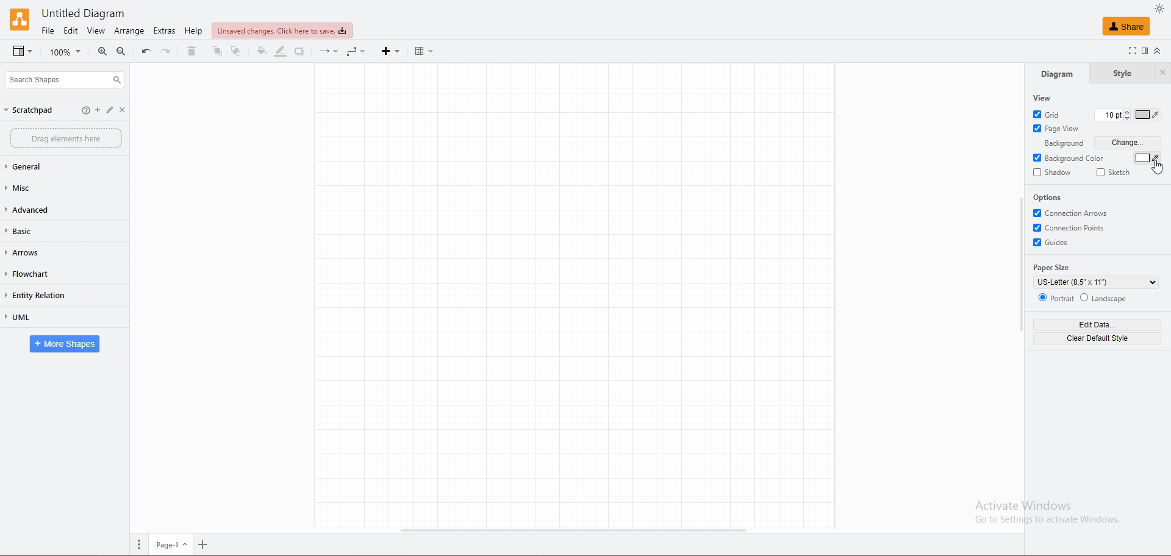 The width and height of the screenshot is (1171, 556). What do you see at coordinates (1096, 282) in the screenshot?
I see `paper size value` at bounding box center [1096, 282].